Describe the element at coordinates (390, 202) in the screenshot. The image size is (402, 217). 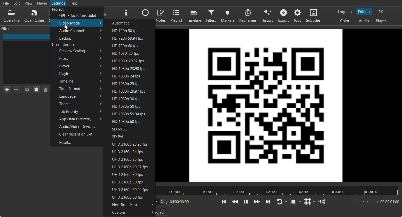
I see `Time added` at that location.